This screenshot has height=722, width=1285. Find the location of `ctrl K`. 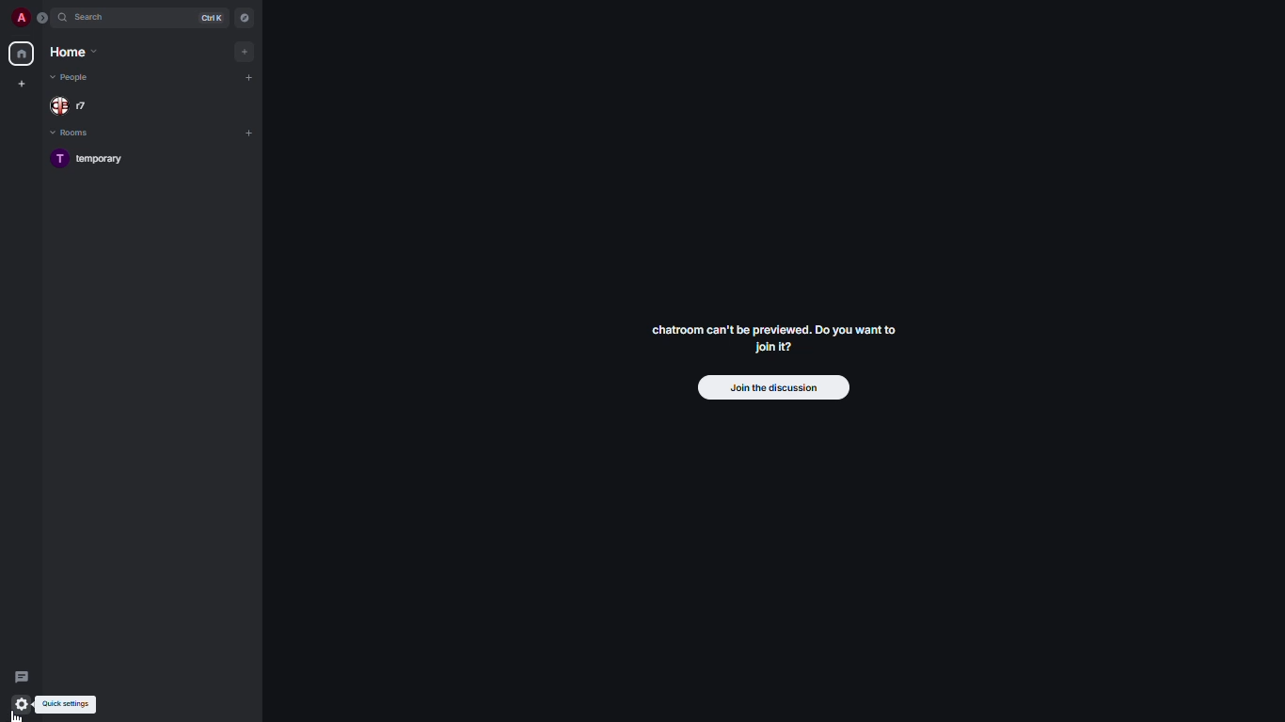

ctrl K is located at coordinates (214, 17).